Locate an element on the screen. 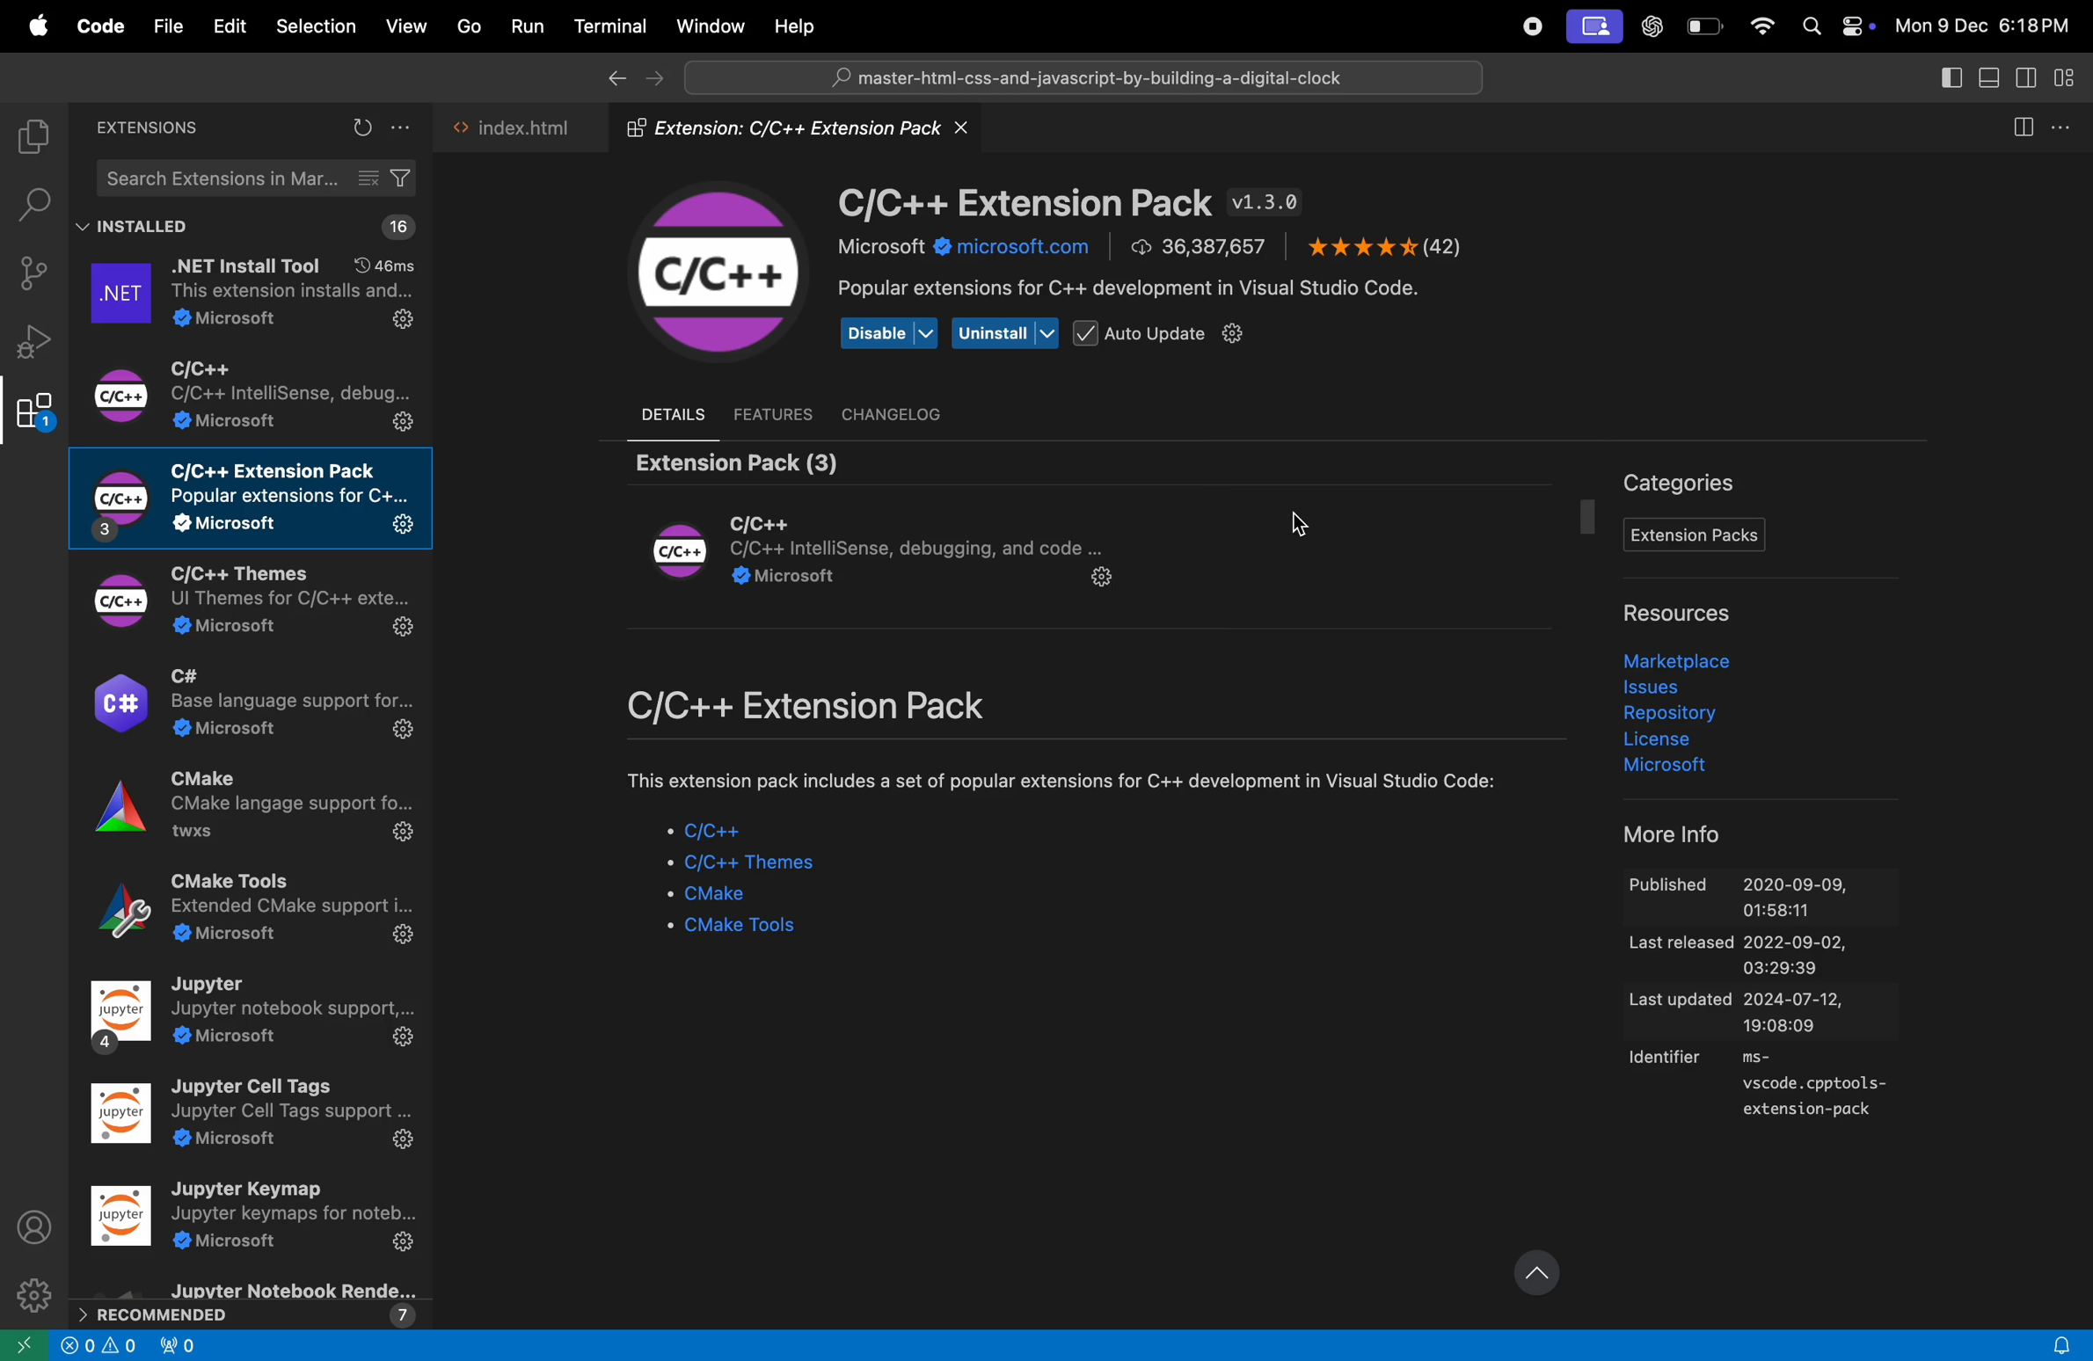 The width and height of the screenshot is (2093, 1361). explorer is located at coordinates (27, 133).